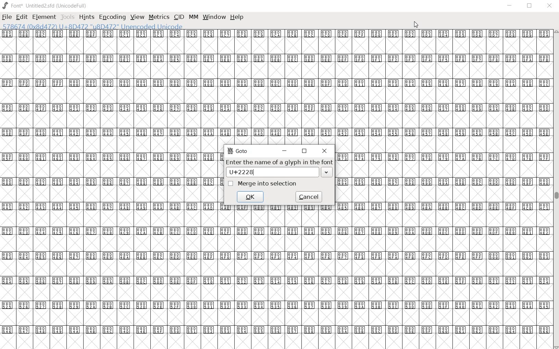 The width and height of the screenshot is (559, 349). What do you see at coordinates (417, 25) in the screenshot?
I see `close` at bounding box center [417, 25].